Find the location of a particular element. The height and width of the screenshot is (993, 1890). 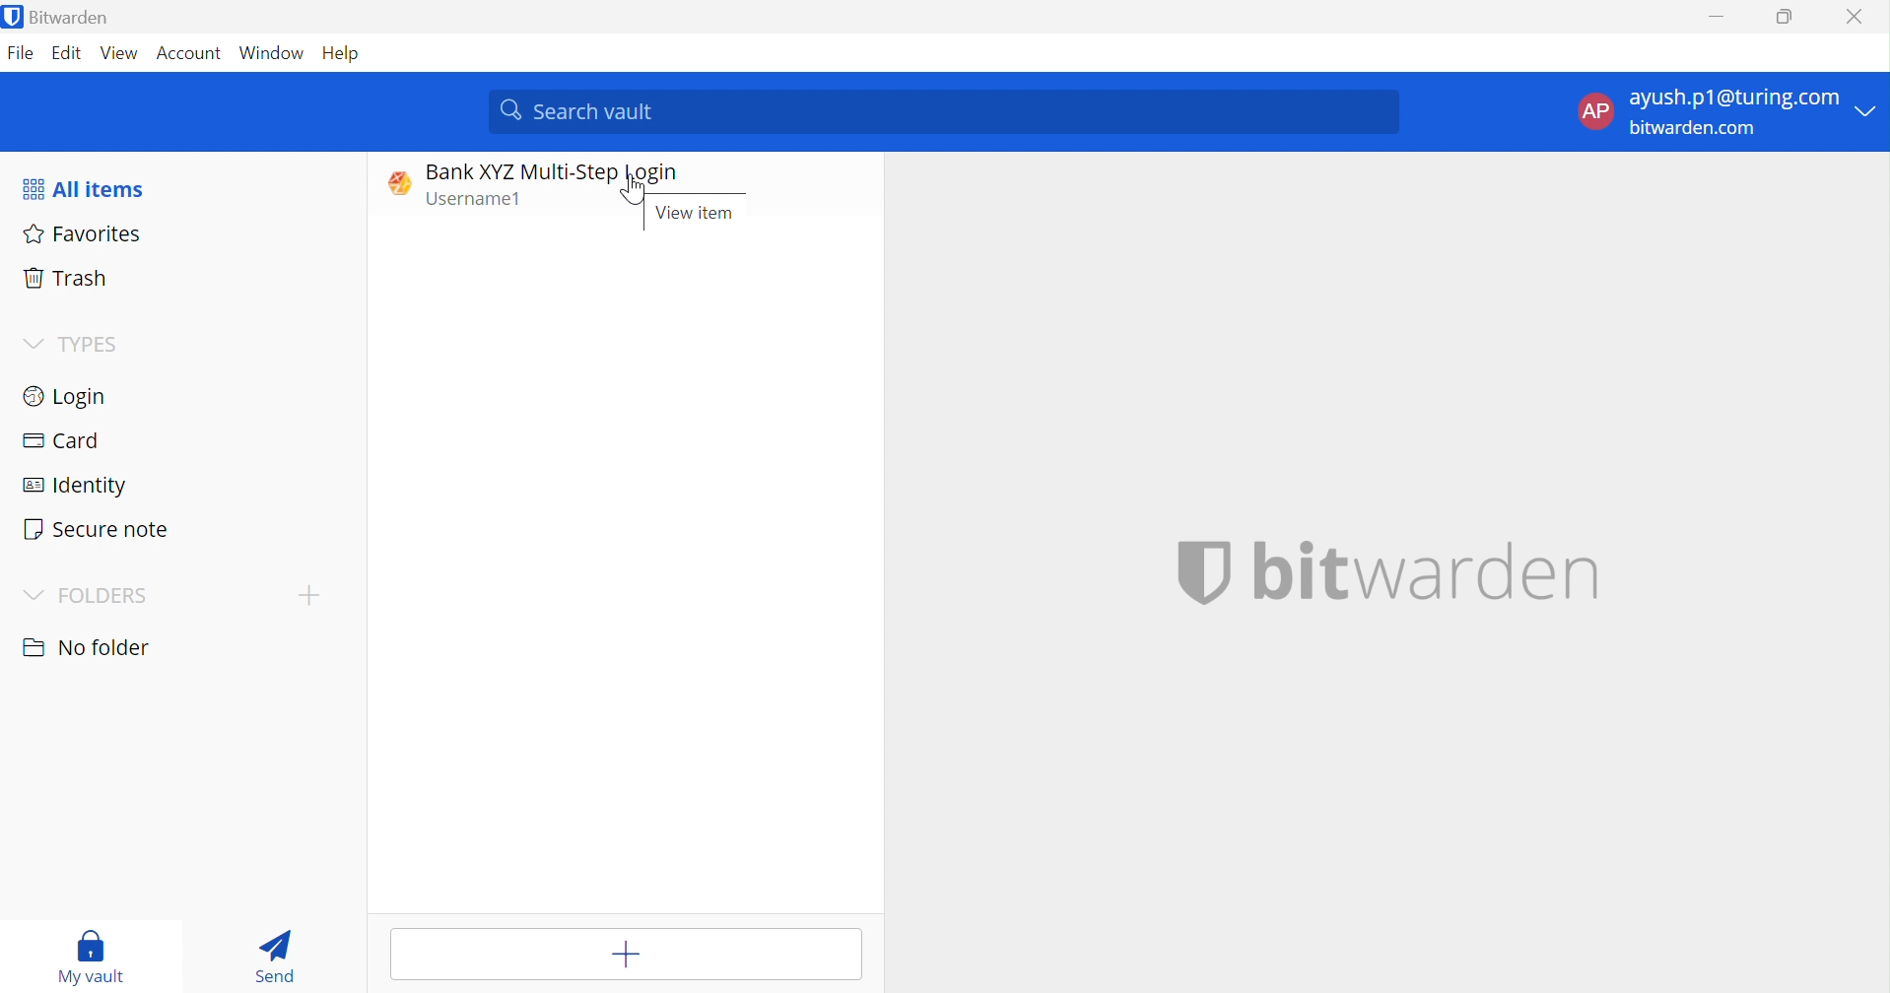

No folder is located at coordinates (91, 648).